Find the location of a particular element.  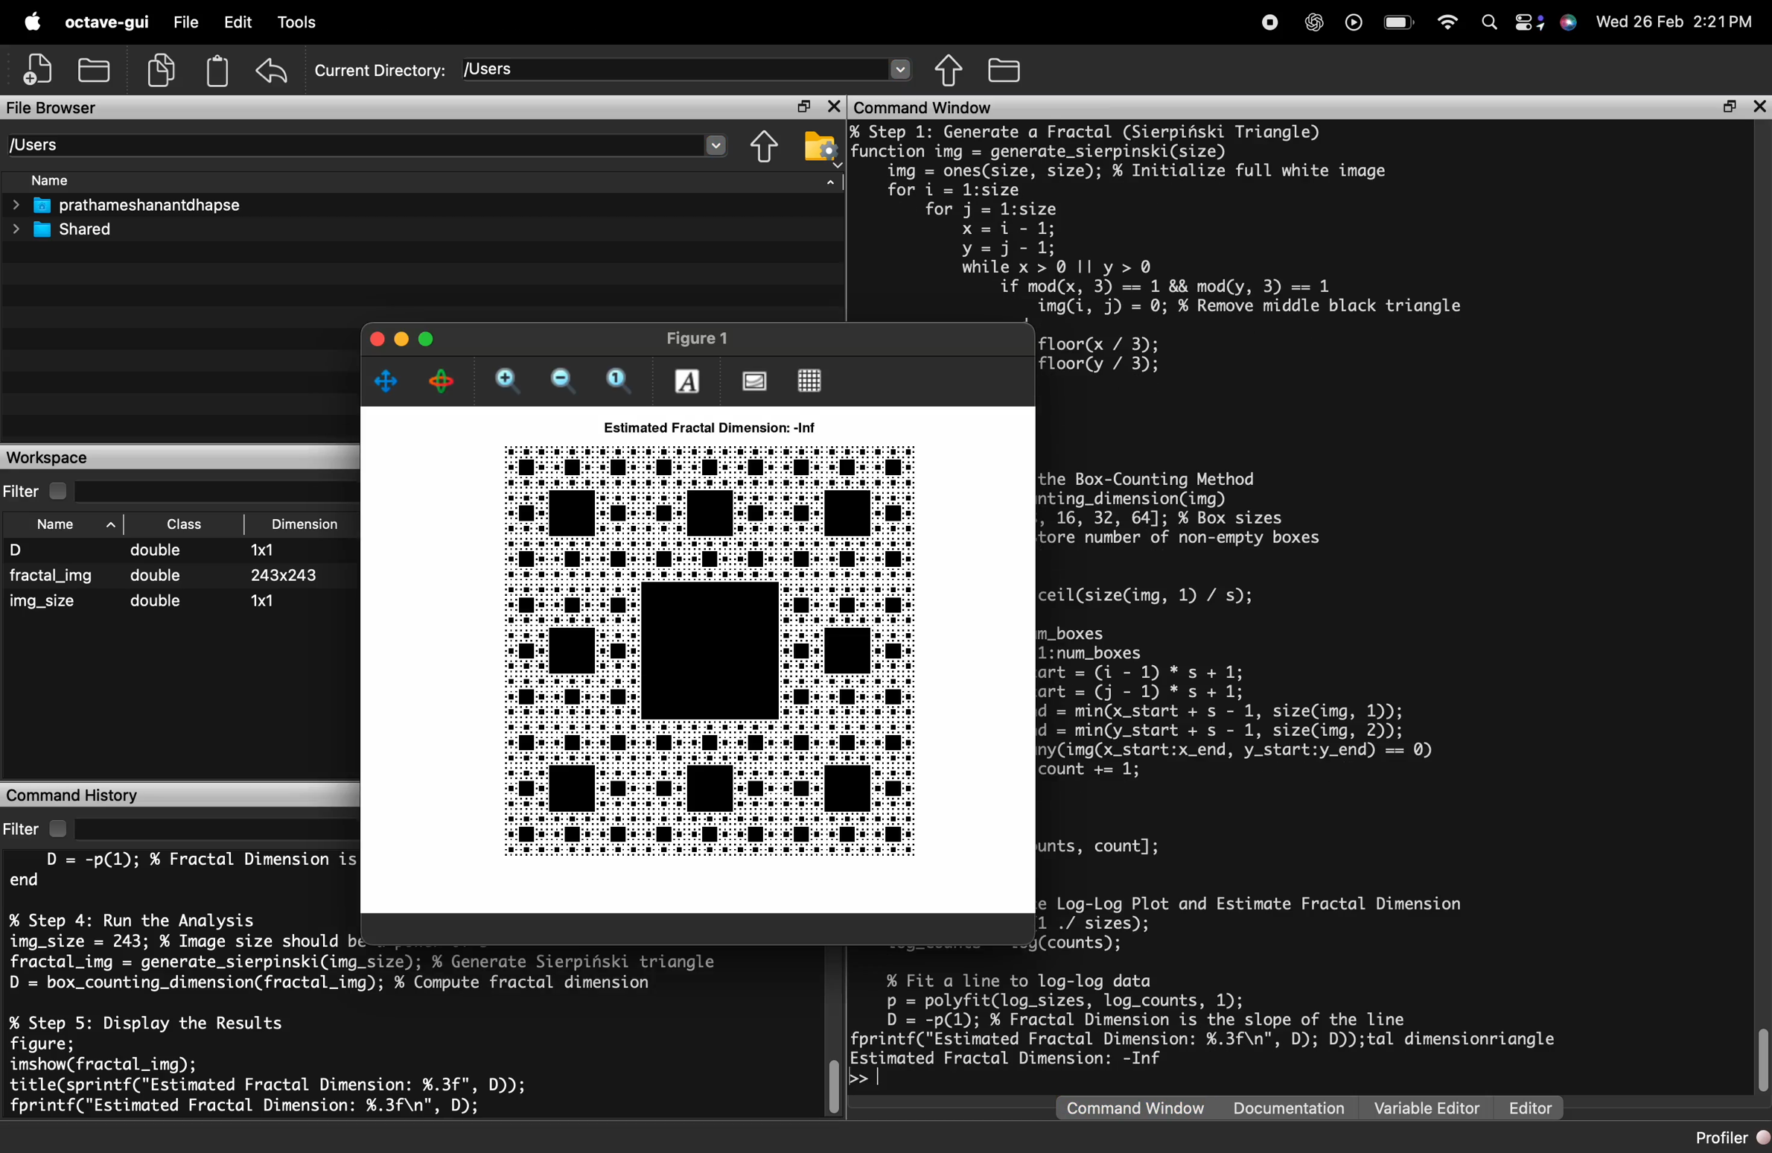

zoom is located at coordinates (623, 379).